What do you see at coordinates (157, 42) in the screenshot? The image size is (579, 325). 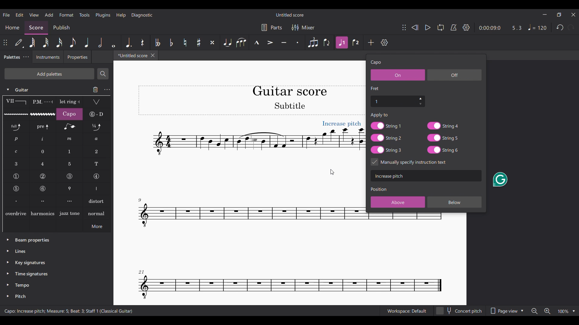 I see `Toggle double flat` at bounding box center [157, 42].